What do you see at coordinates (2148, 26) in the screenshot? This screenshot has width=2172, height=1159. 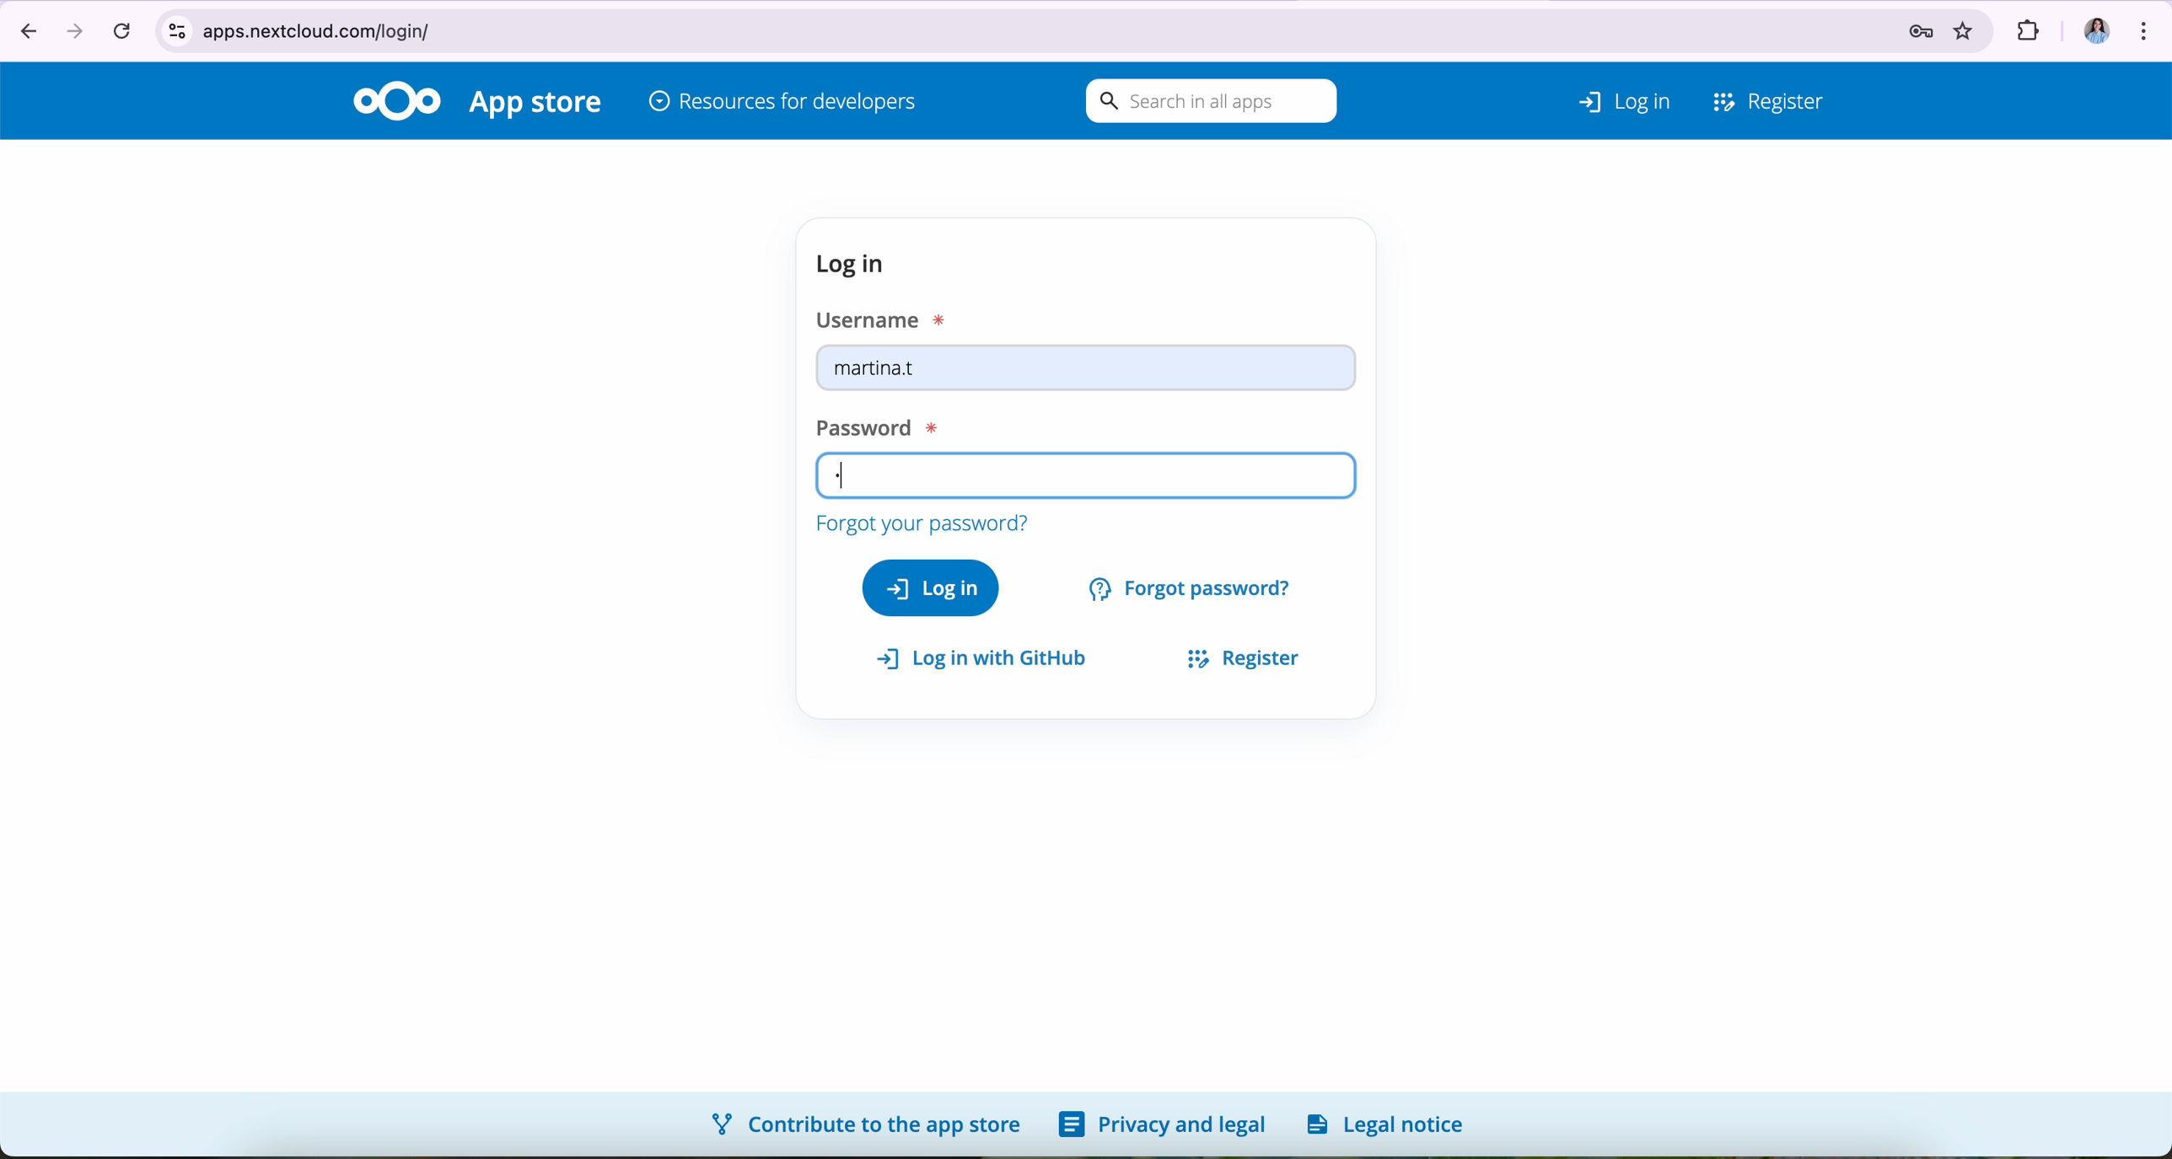 I see `more` at bounding box center [2148, 26].